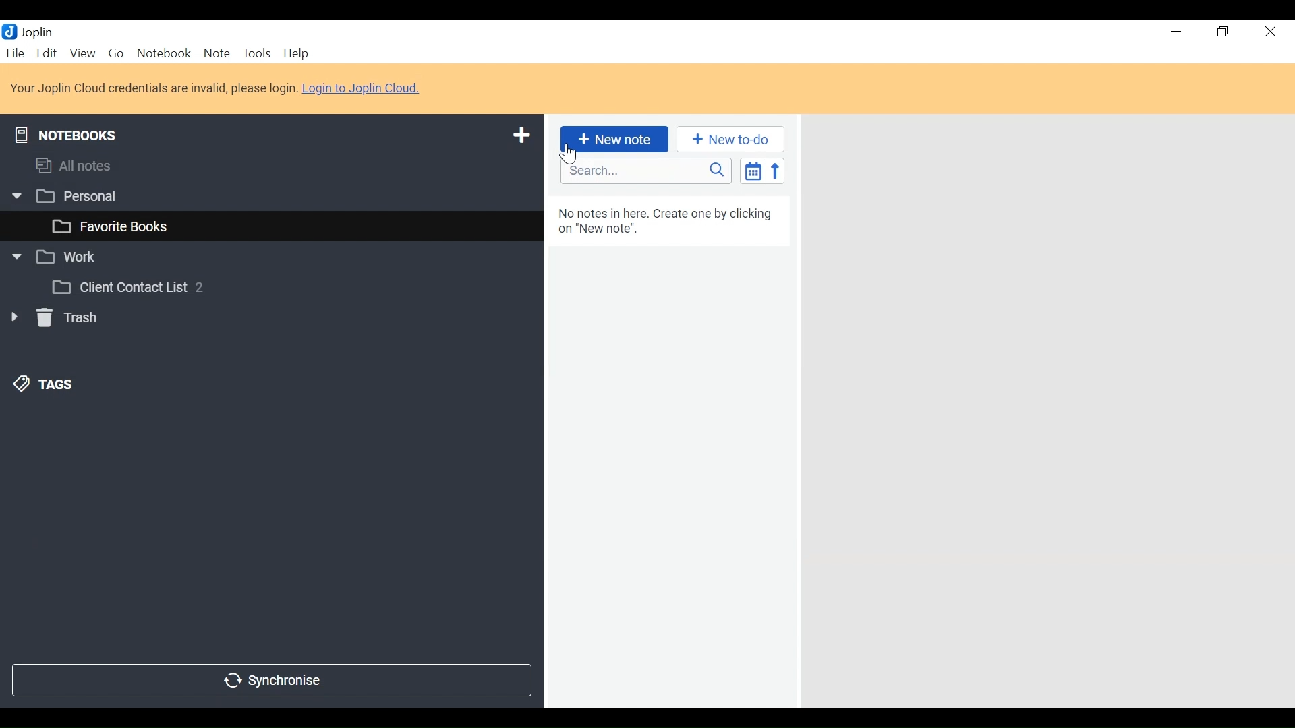  I want to click on favourite books, so click(110, 225).